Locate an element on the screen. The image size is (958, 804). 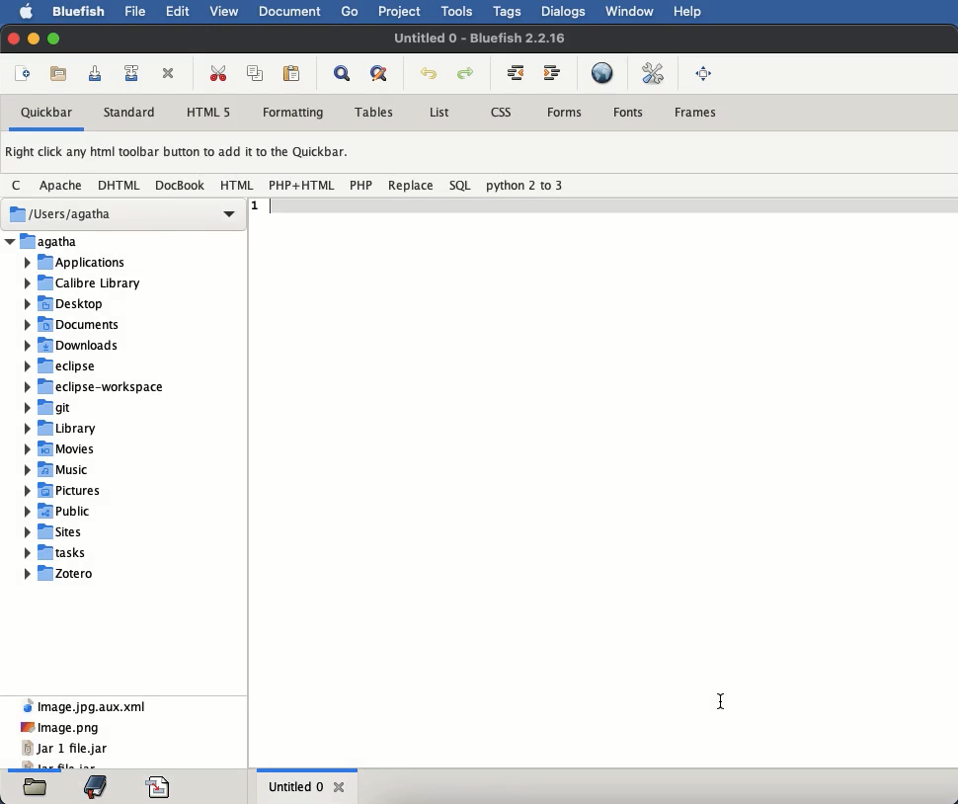
new file is located at coordinates (24, 76).